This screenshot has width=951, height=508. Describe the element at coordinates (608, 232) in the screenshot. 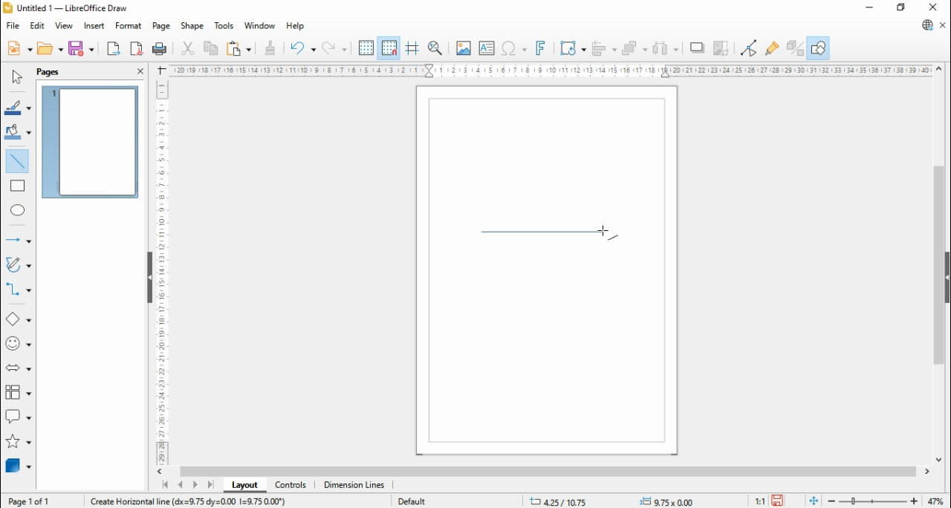

I see `mouse pointer` at that location.